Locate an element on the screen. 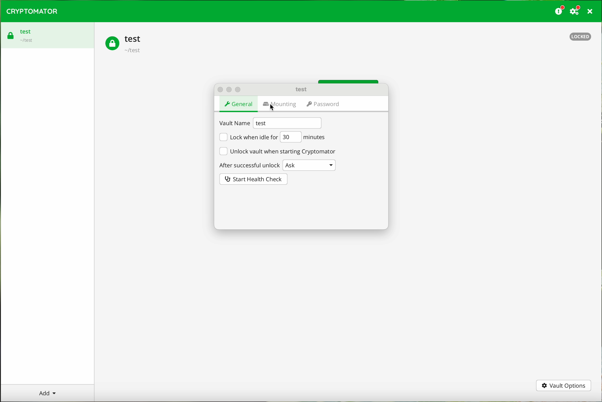  password is located at coordinates (322, 104).